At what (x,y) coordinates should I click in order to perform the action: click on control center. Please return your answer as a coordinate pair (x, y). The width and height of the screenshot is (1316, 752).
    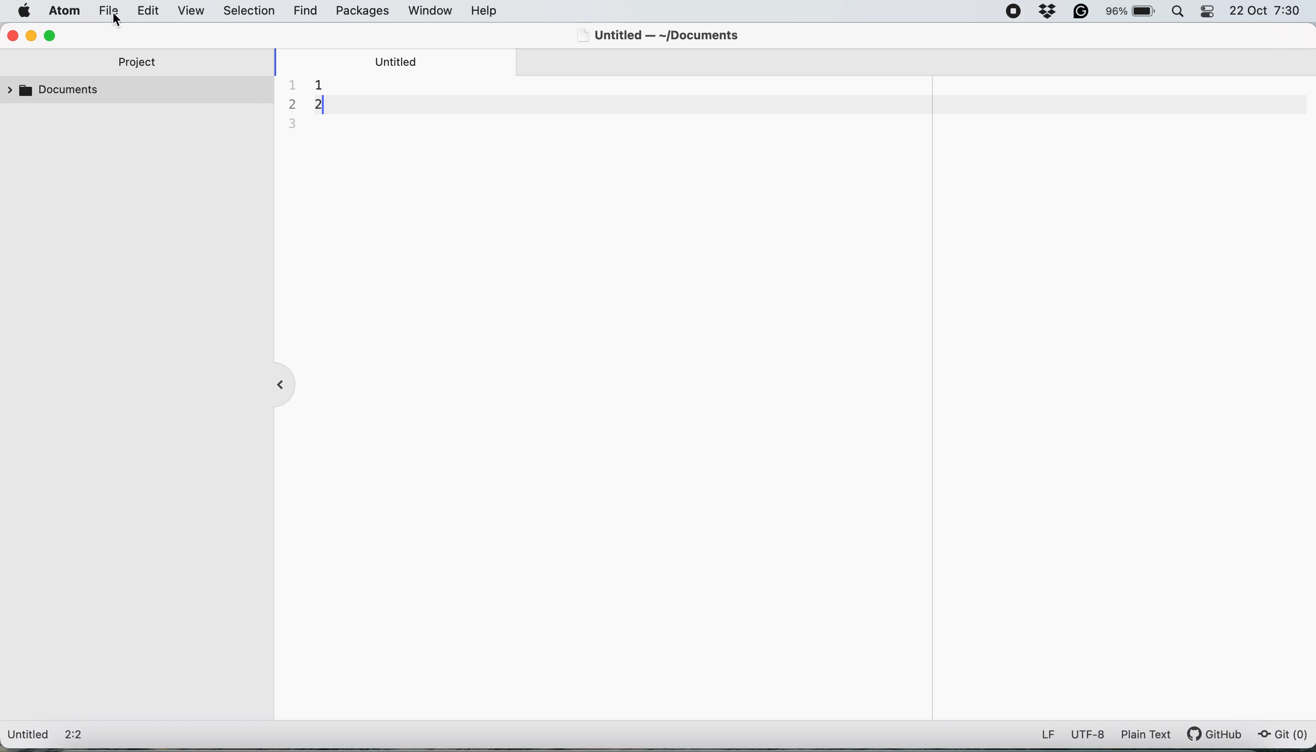
    Looking at the image, I should click on (1208, 11).